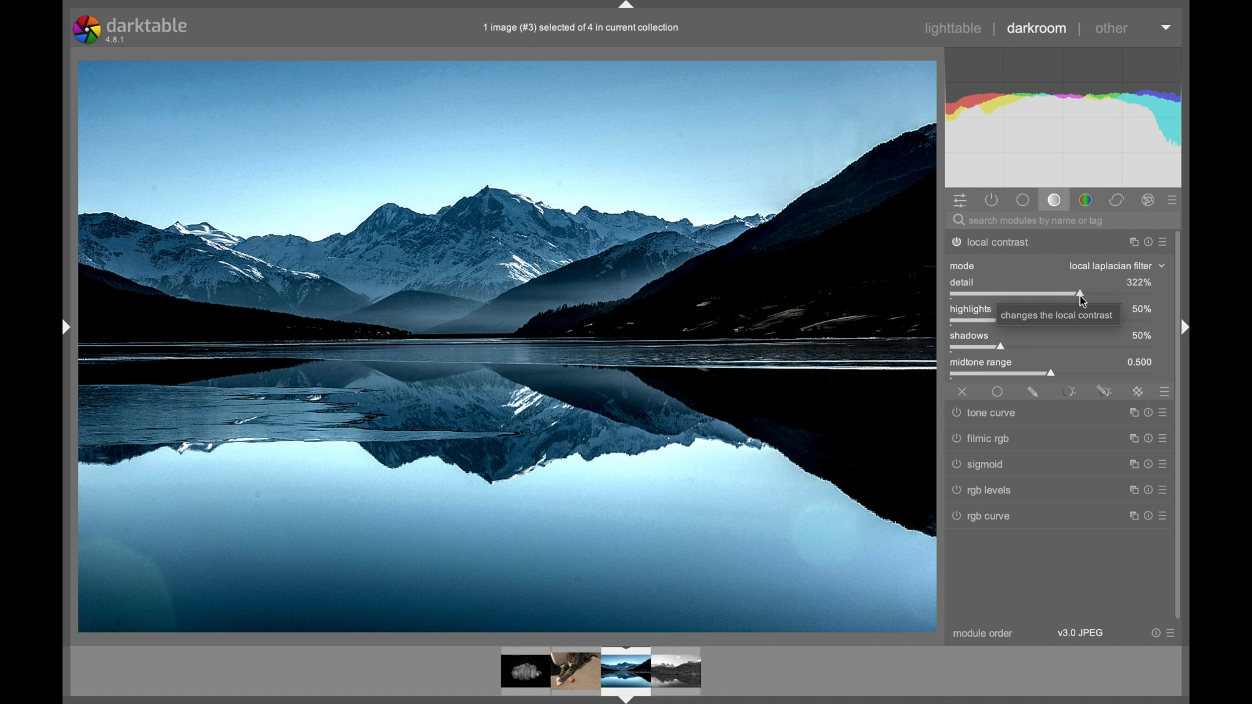 Image resolution: width=1252 pixels, height=704 pixels. I want to click on 125%, so click(1139, 283).